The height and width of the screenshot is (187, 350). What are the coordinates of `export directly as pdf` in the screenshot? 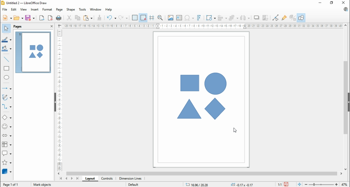 It's located at (50, 18).